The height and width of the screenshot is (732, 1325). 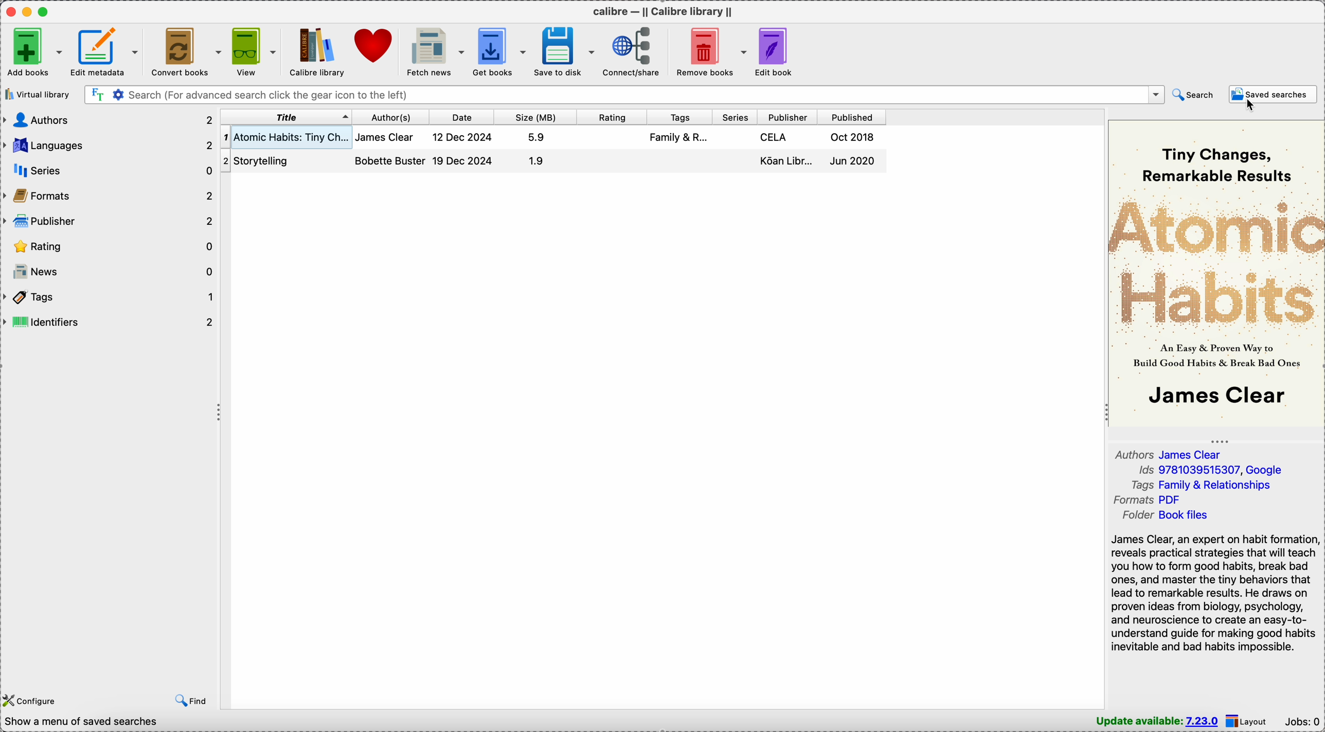 What do you see at coordinates (390, 152) in the screenshot?
I see `authors` at bounding box center [390, 152].